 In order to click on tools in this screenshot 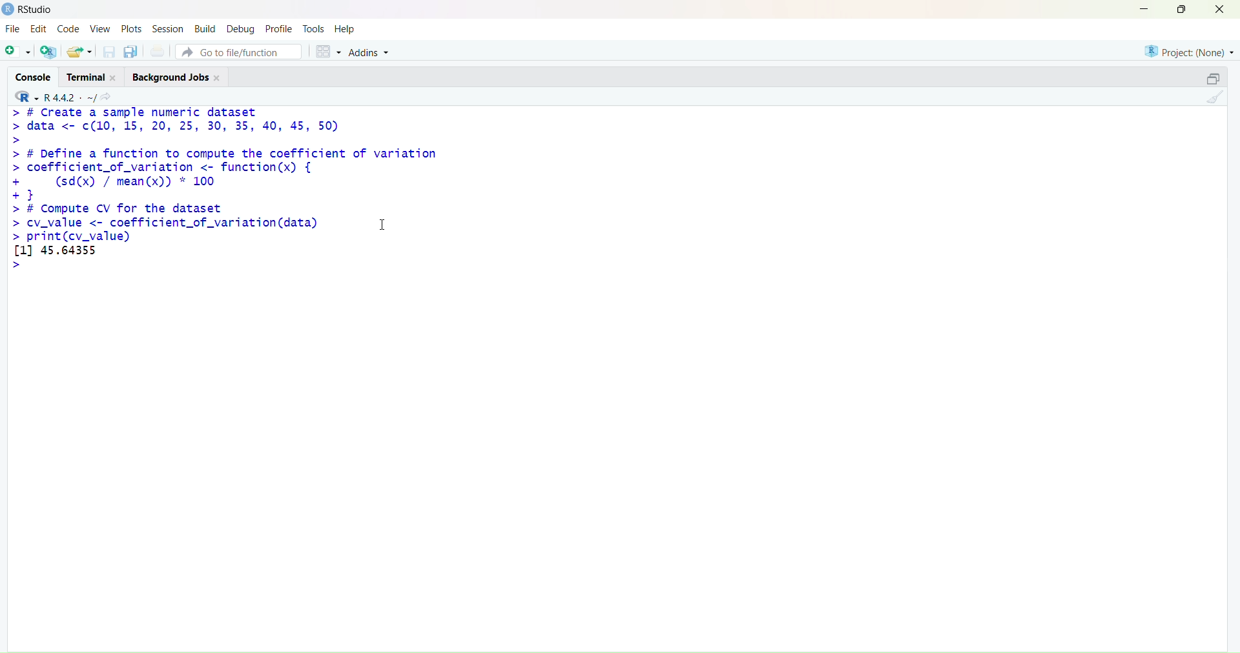, I will do `click(315, 28)`.